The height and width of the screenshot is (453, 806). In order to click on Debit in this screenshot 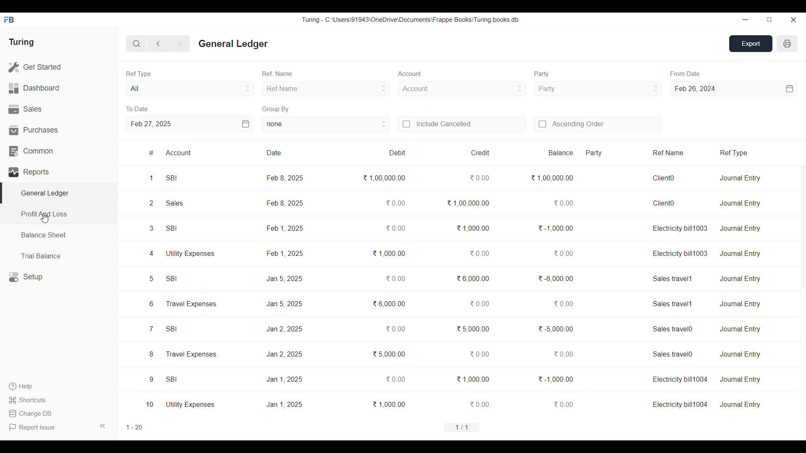, I will do `click(394, 153)`.